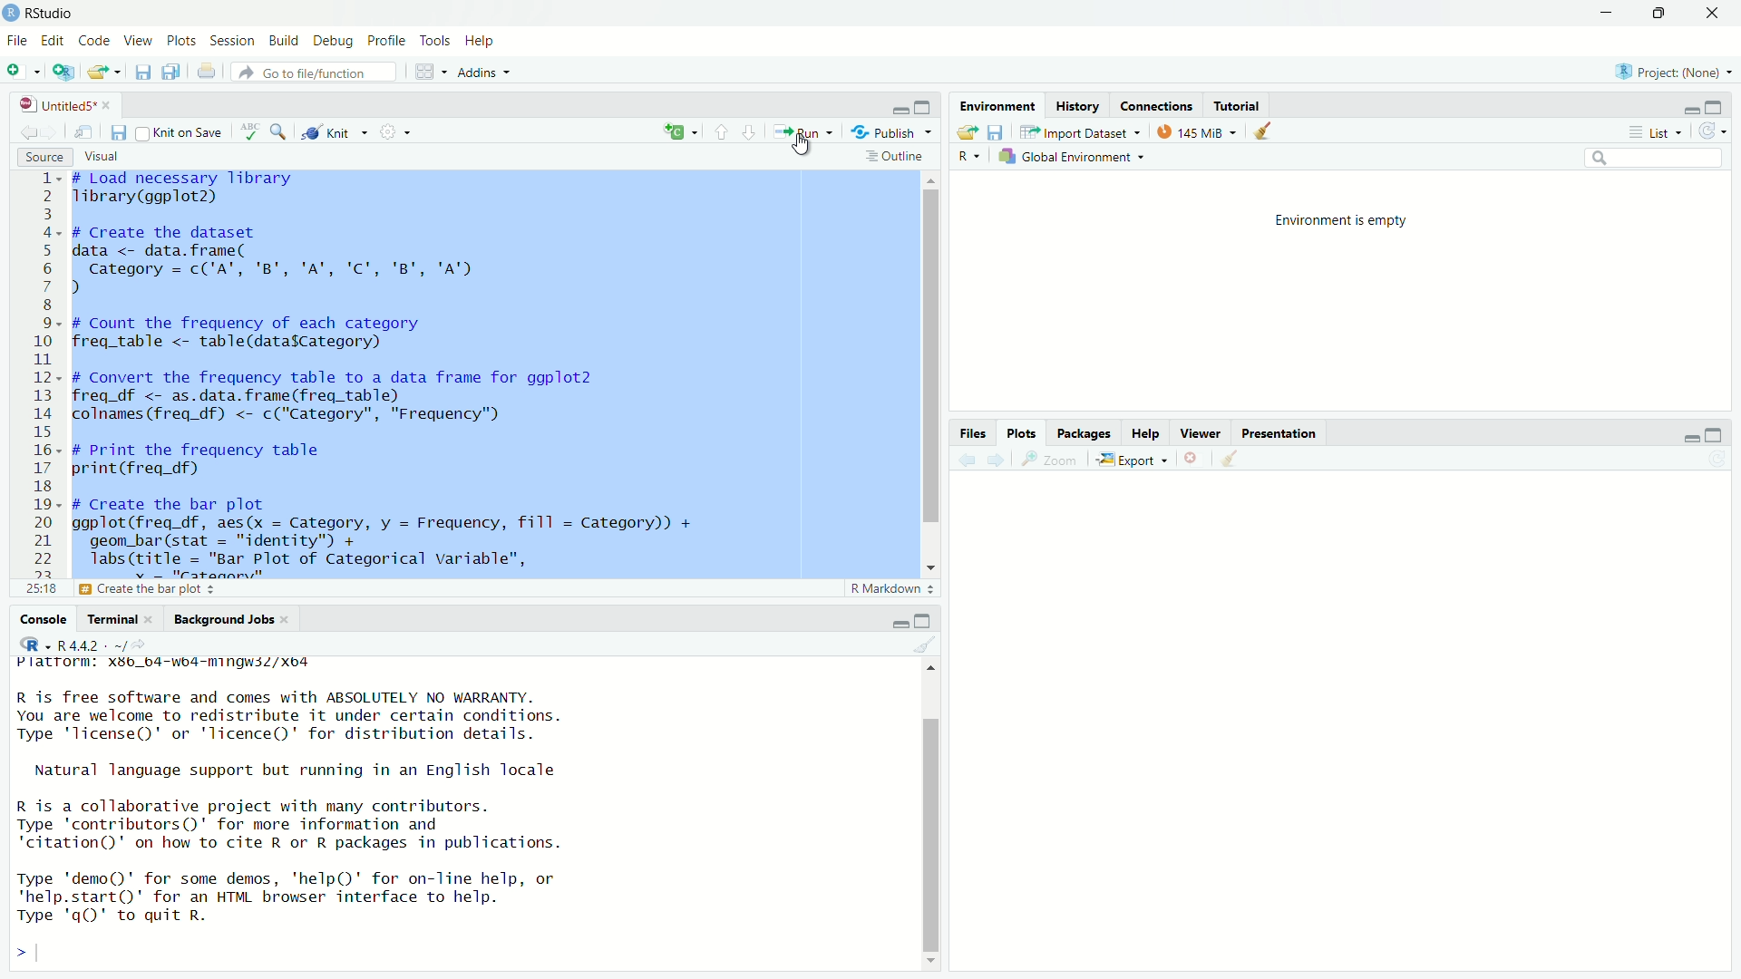  Describe the element at coordinates (15, 42) in the screenshot. I see `file` at that location.